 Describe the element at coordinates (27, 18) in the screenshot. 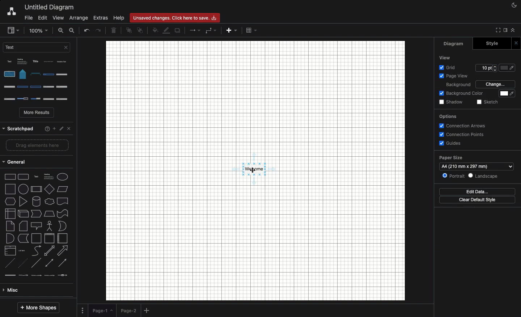

I see `File` at that location.